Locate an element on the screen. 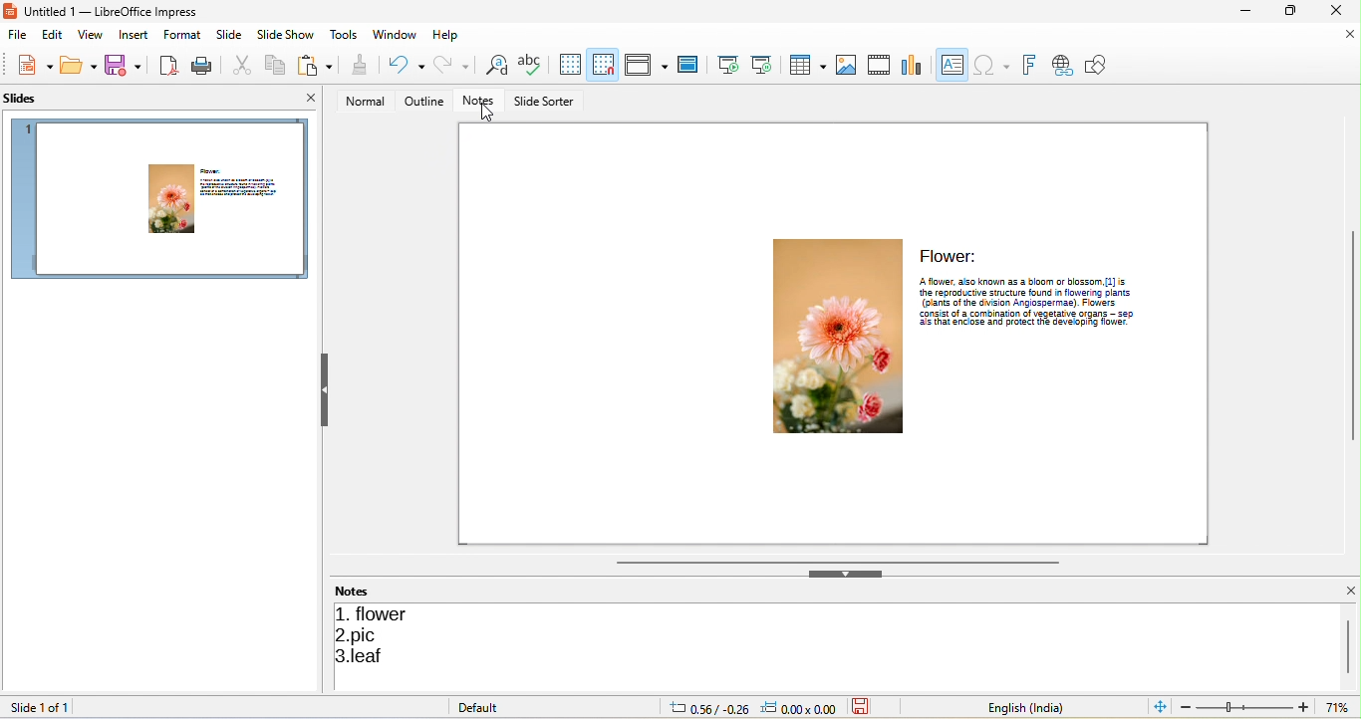 The height and width of the screenshot is (719, 1361). chart is located at coordinates (909, 64).